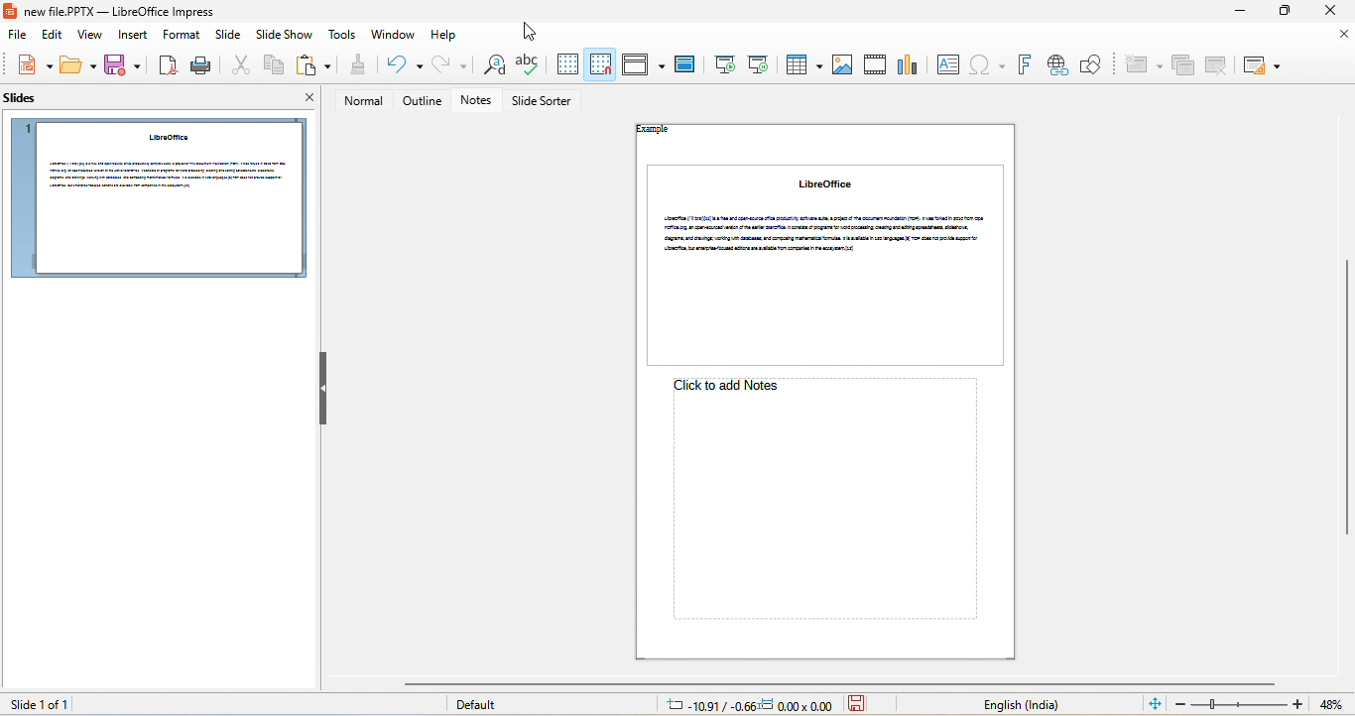 This screenshot has height=716, width=1355. I want to click on export directly as pdf, so click(166, 65).